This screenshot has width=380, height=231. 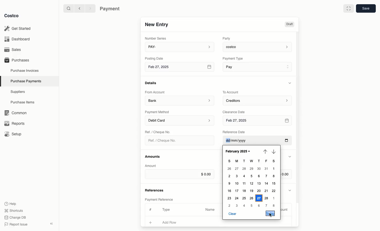 What do you see at coordinates (26, 81) in the screenshot?
I see `Purchase Payments` at bounding box center [26, 81].